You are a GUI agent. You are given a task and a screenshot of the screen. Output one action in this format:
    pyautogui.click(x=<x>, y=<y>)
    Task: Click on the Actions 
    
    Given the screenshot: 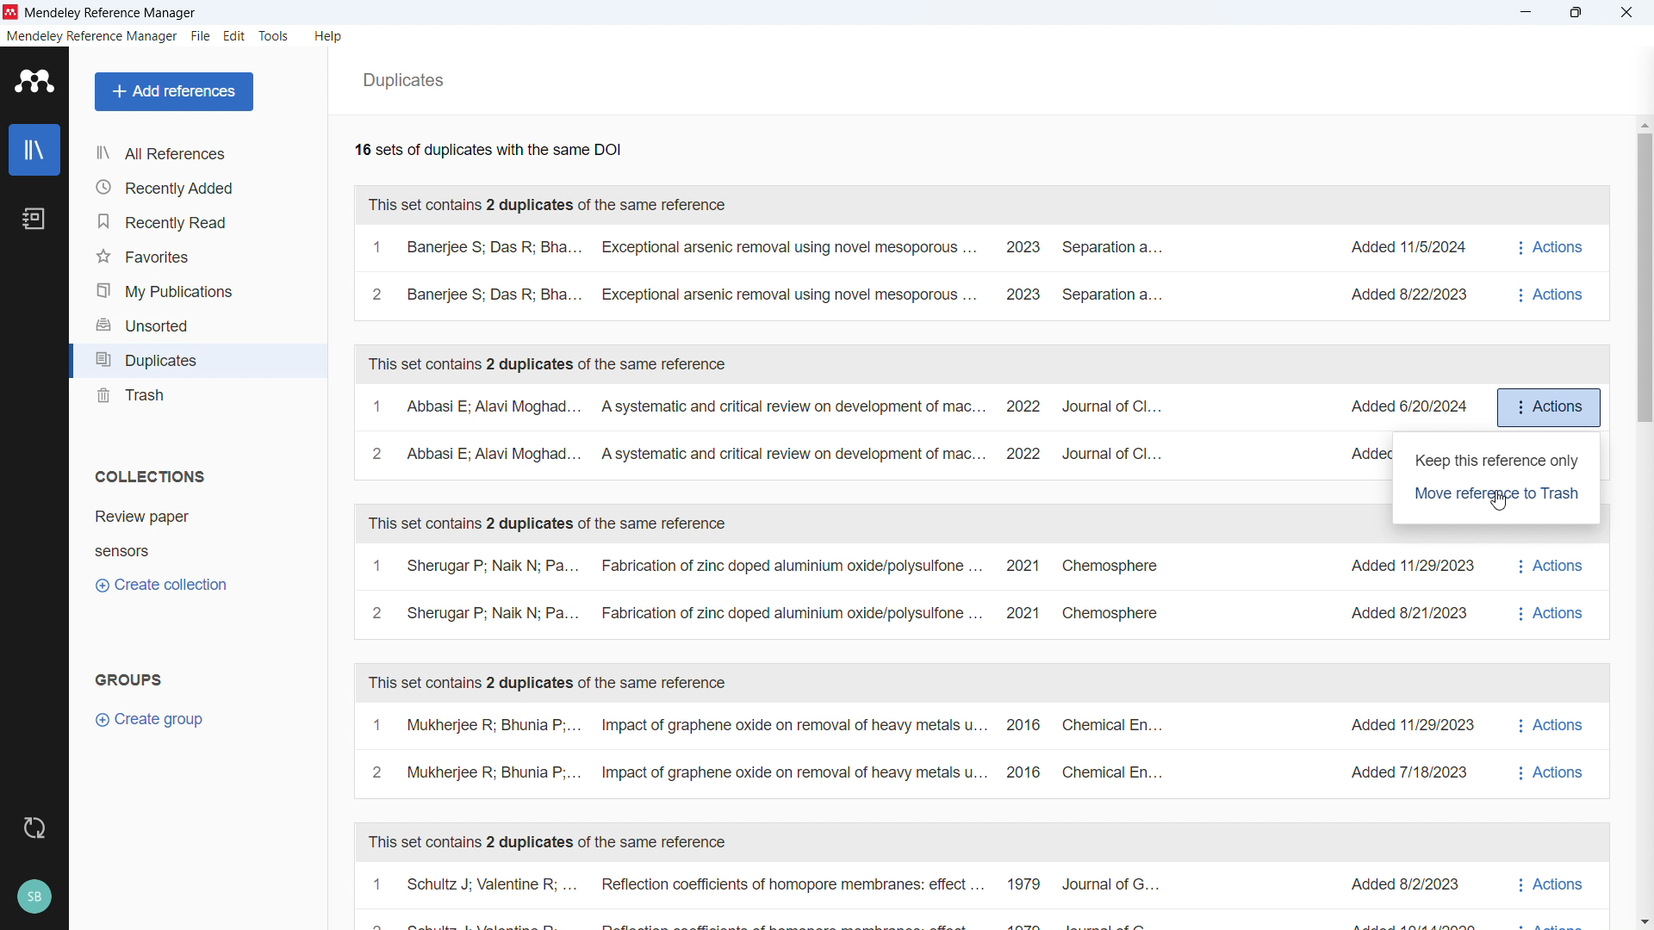 What is the action you would take?
    pyautogui.click(x=1551, y=406)
    